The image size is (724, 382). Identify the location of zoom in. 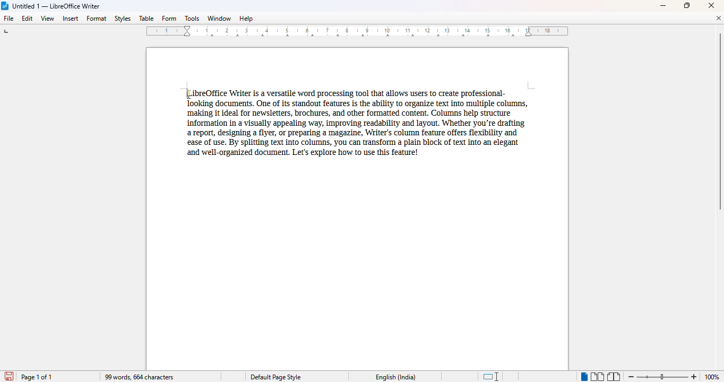
(695, 377).